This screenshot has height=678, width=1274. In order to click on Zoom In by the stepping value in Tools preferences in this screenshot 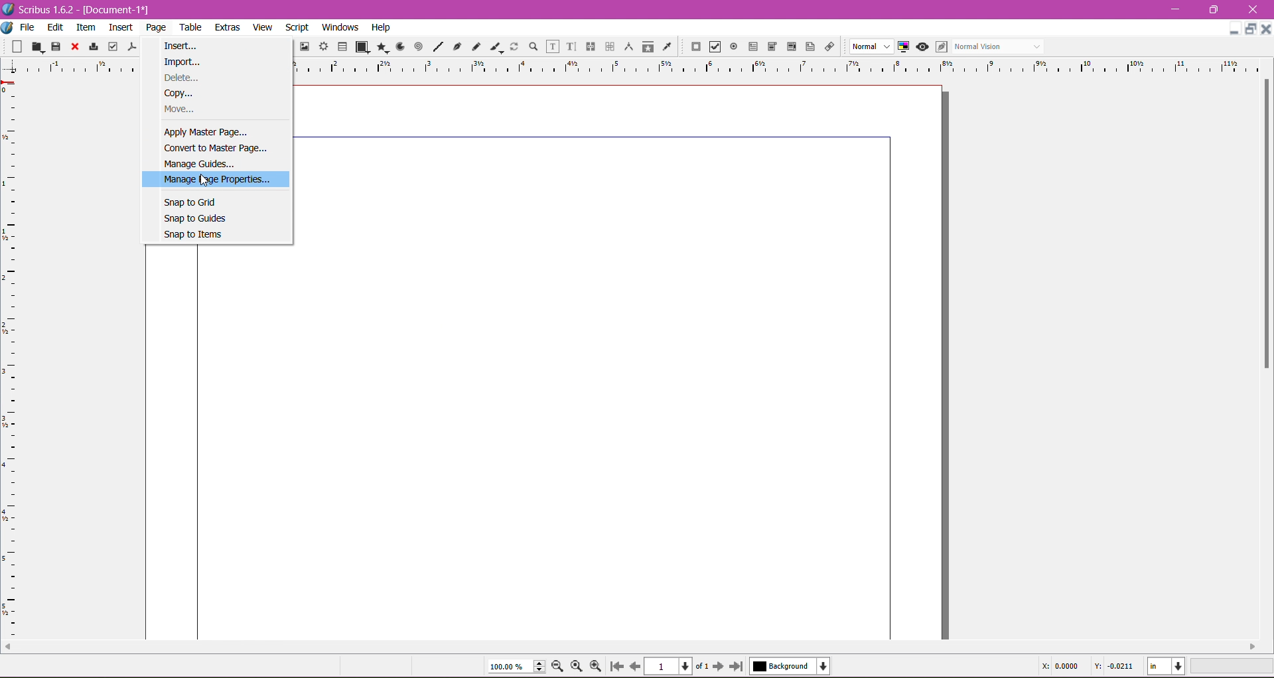, I will do `click(595, 665)`.